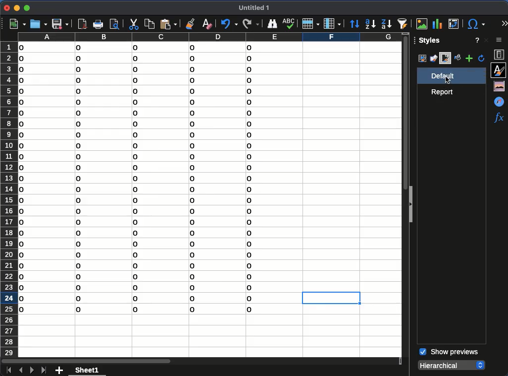 The height and width of the screenshot is (376, 508). Describe the element at coordinates (311, 24) in the screenshot. I see `row` at that location.